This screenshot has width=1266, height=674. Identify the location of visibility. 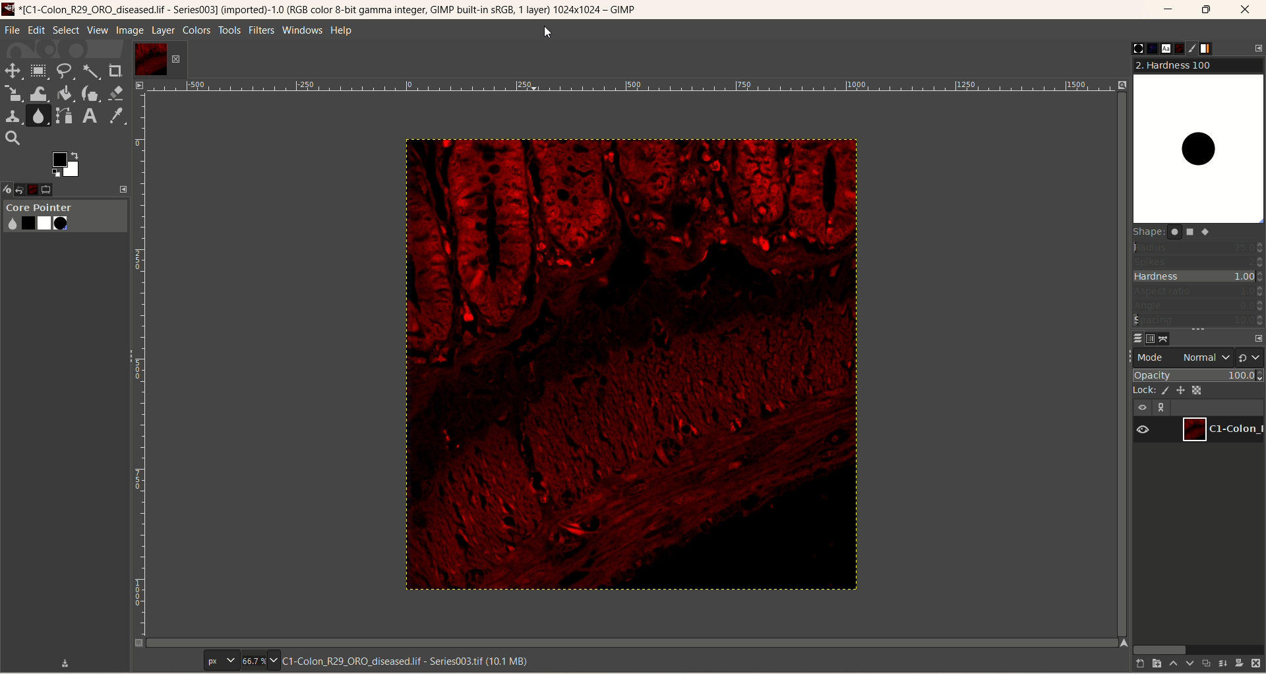
(1147, 429).